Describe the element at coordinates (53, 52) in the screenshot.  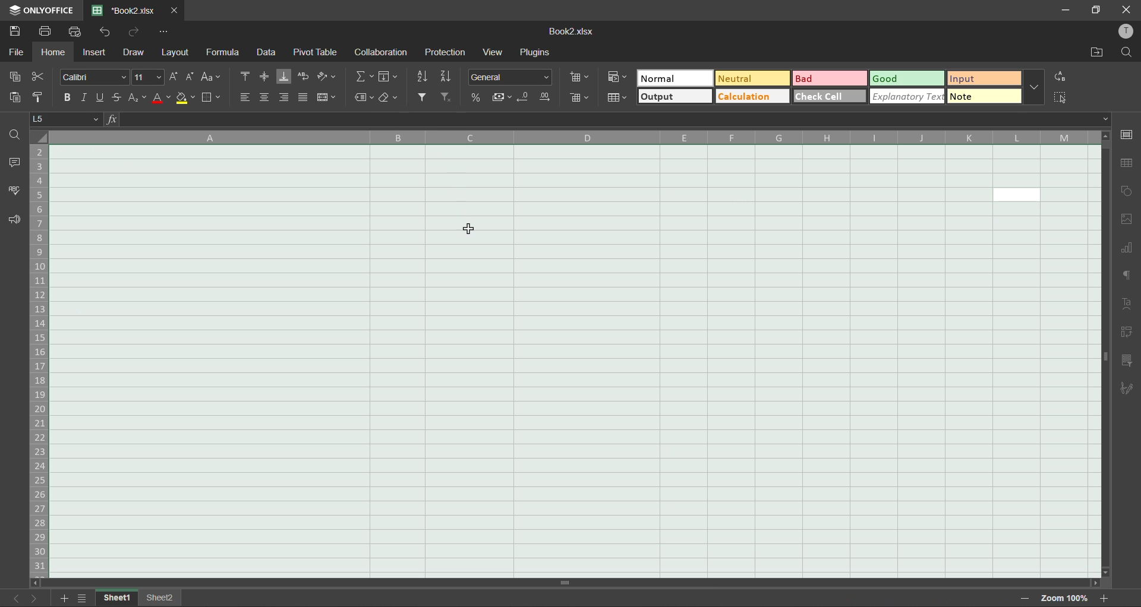
I see `home` at that location.